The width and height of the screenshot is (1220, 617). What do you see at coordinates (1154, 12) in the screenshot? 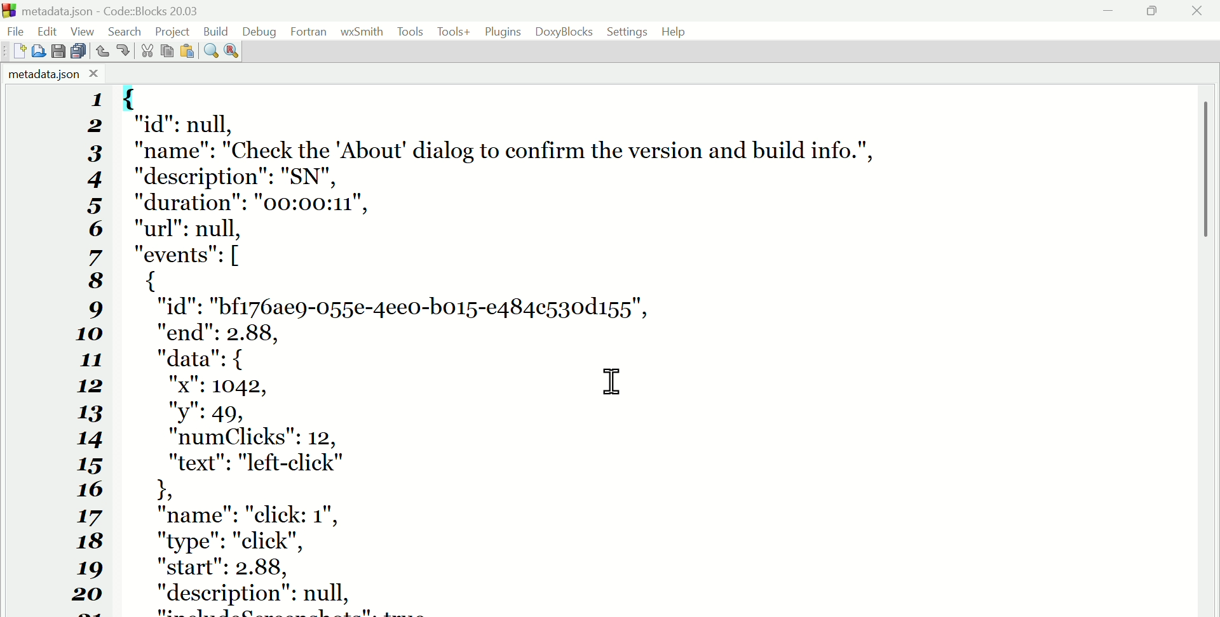
I see `Maximise` at bounding box center [1154, 12].